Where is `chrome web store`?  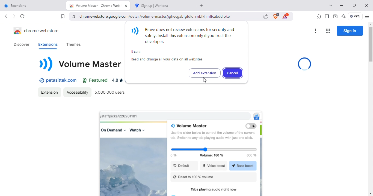 chrome web store is located at coordinates (38, 32).